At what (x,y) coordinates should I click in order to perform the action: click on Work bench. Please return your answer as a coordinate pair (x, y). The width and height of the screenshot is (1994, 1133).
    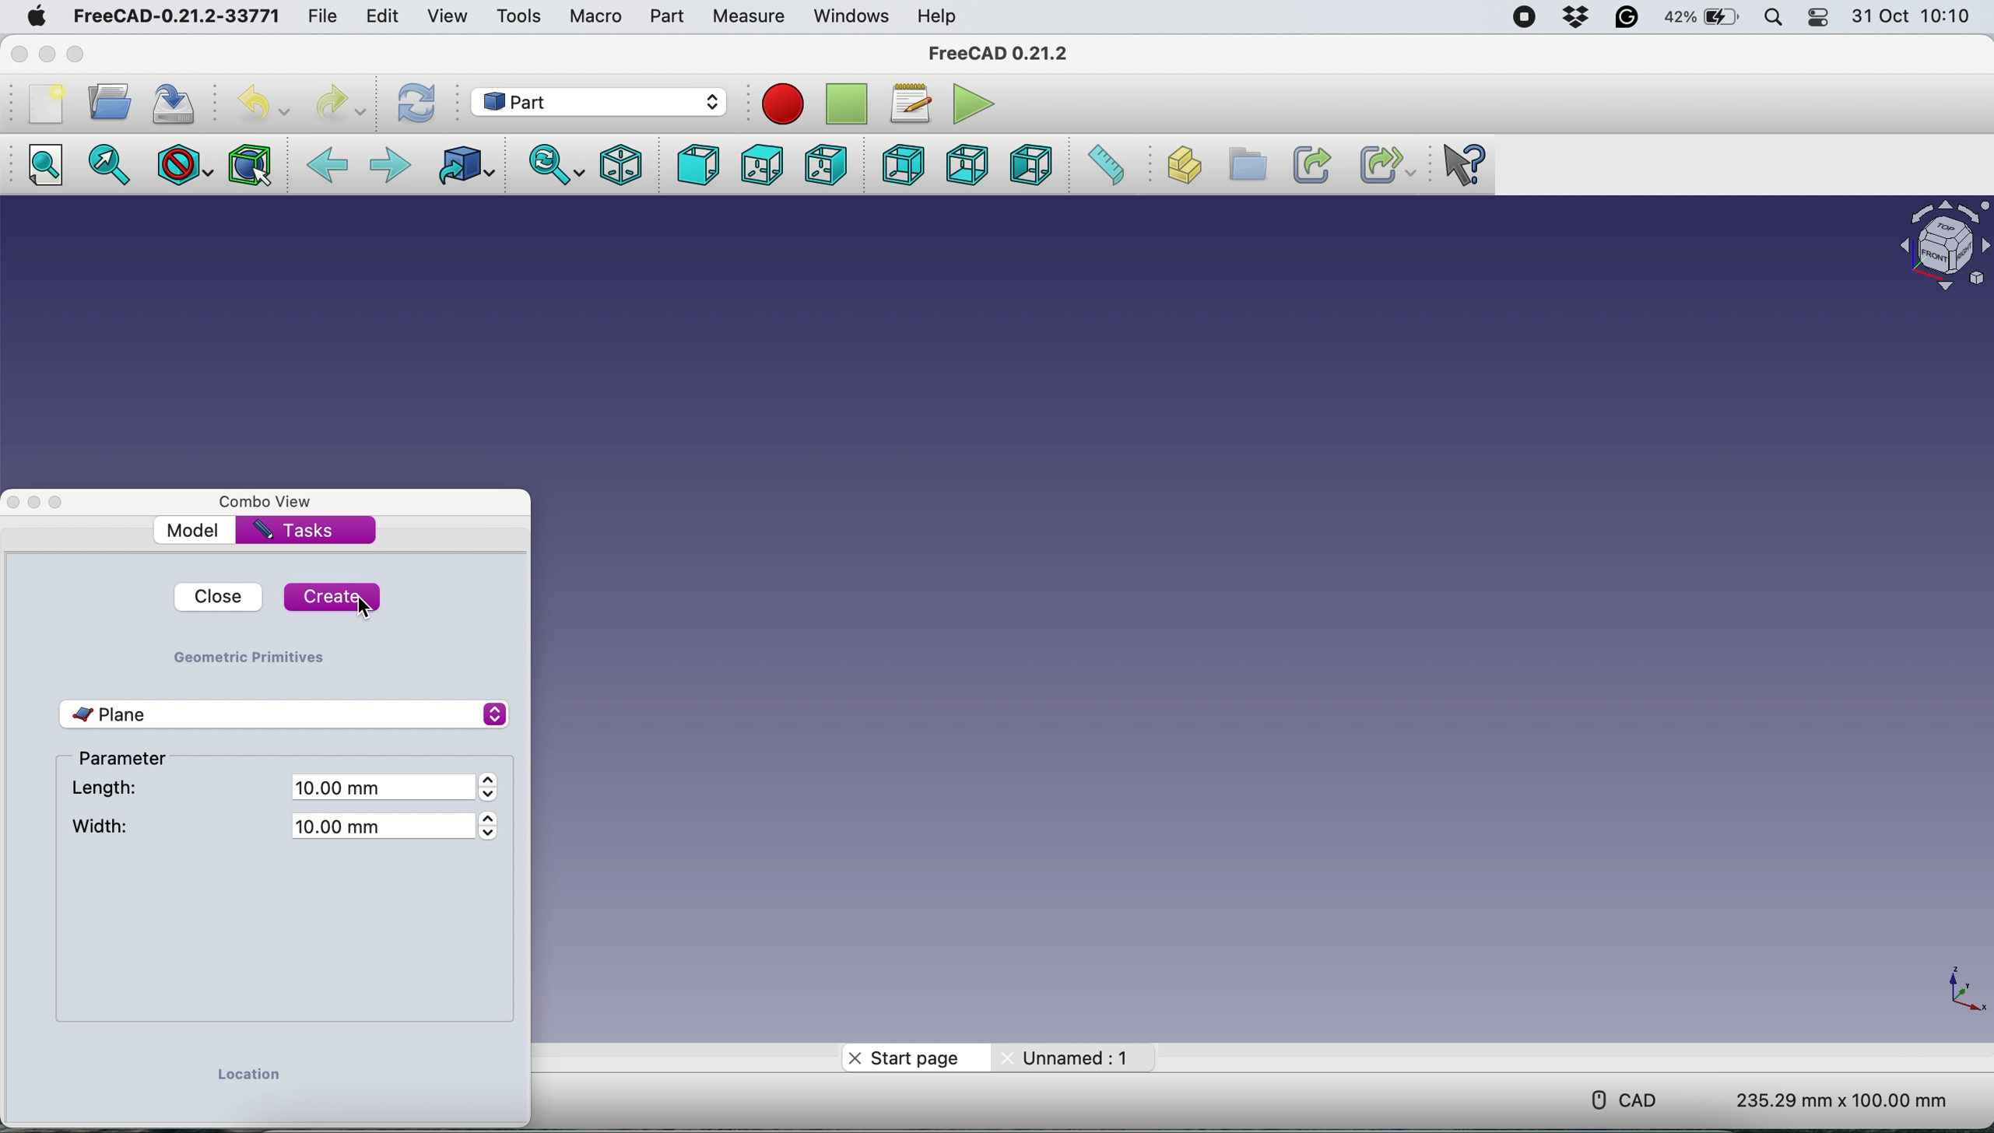
    Looking at the image, I should click on (605, 103).